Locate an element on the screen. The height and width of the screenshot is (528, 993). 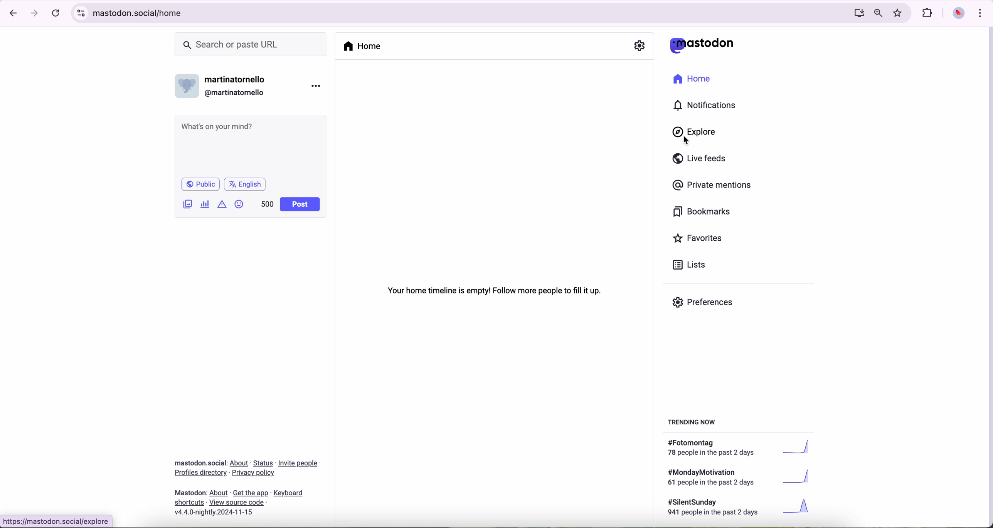
profile picture is located at coordinates (956, 14).